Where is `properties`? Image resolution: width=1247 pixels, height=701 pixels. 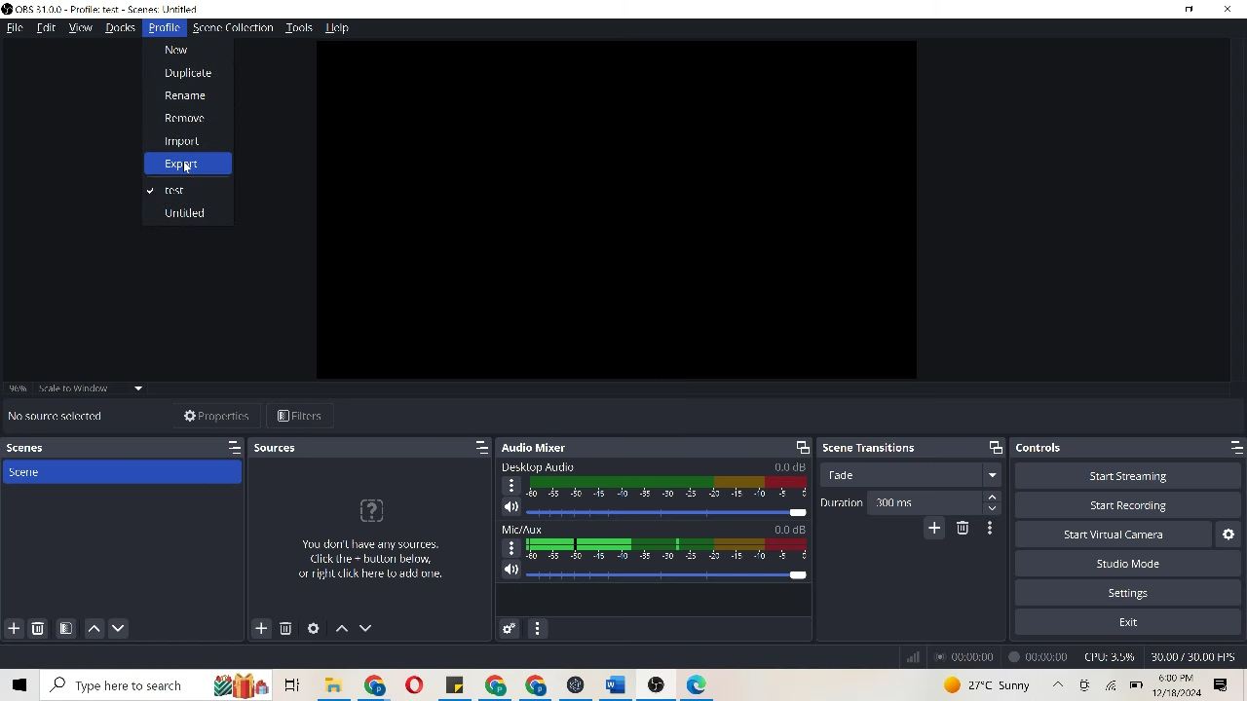 properties is located at coordinates (210, 415).